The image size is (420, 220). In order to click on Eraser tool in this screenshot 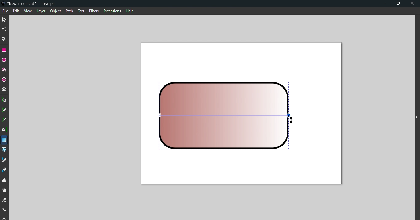, I will do `click(5, 200)`.